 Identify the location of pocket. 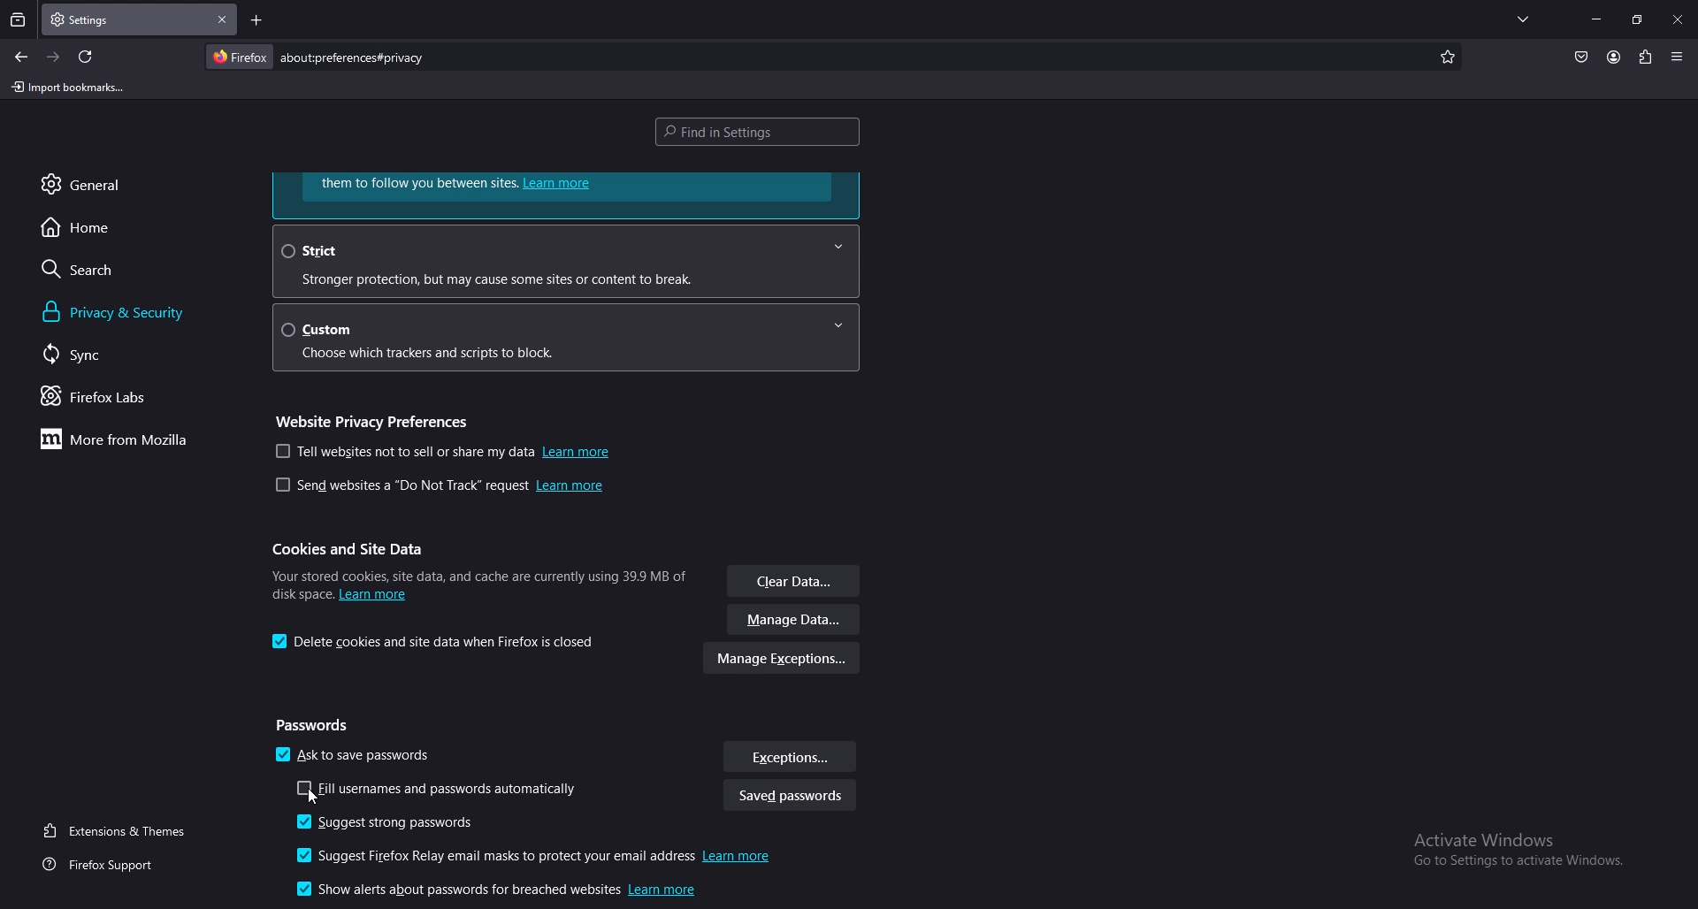
(1580, 57).